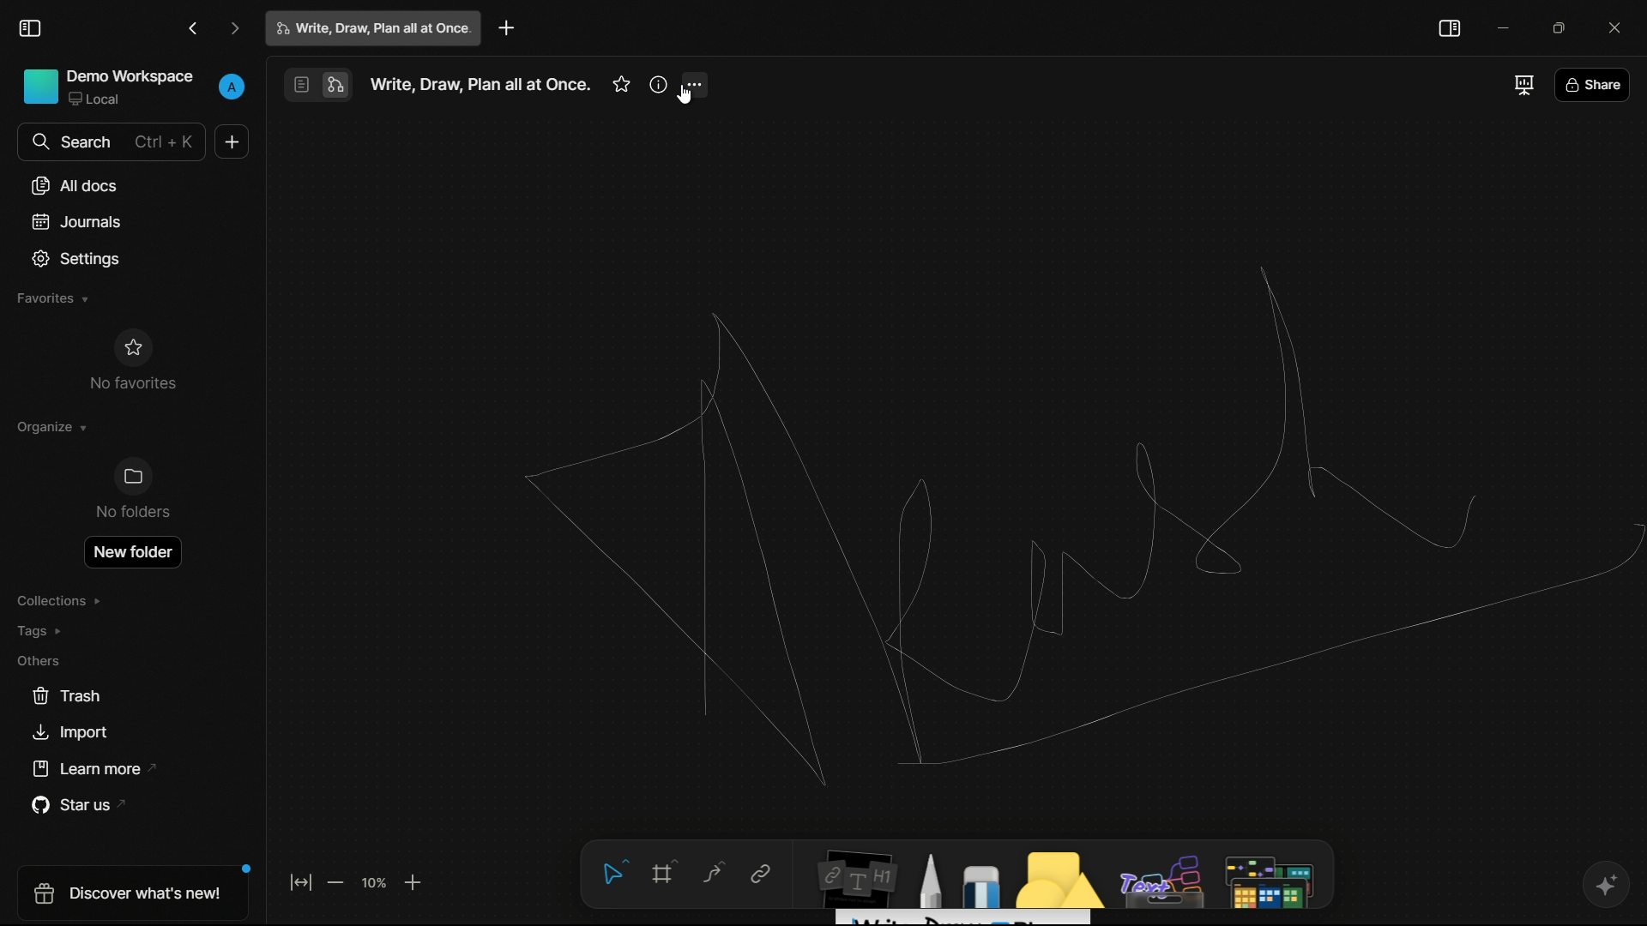 Image resolution: width=1647 pixels, height=926 pixels. I want to click on go forward, so click(238, 30).